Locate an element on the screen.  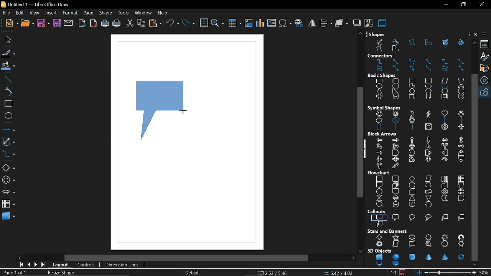
polygon 45 filled is located at coordinates (395, 49).